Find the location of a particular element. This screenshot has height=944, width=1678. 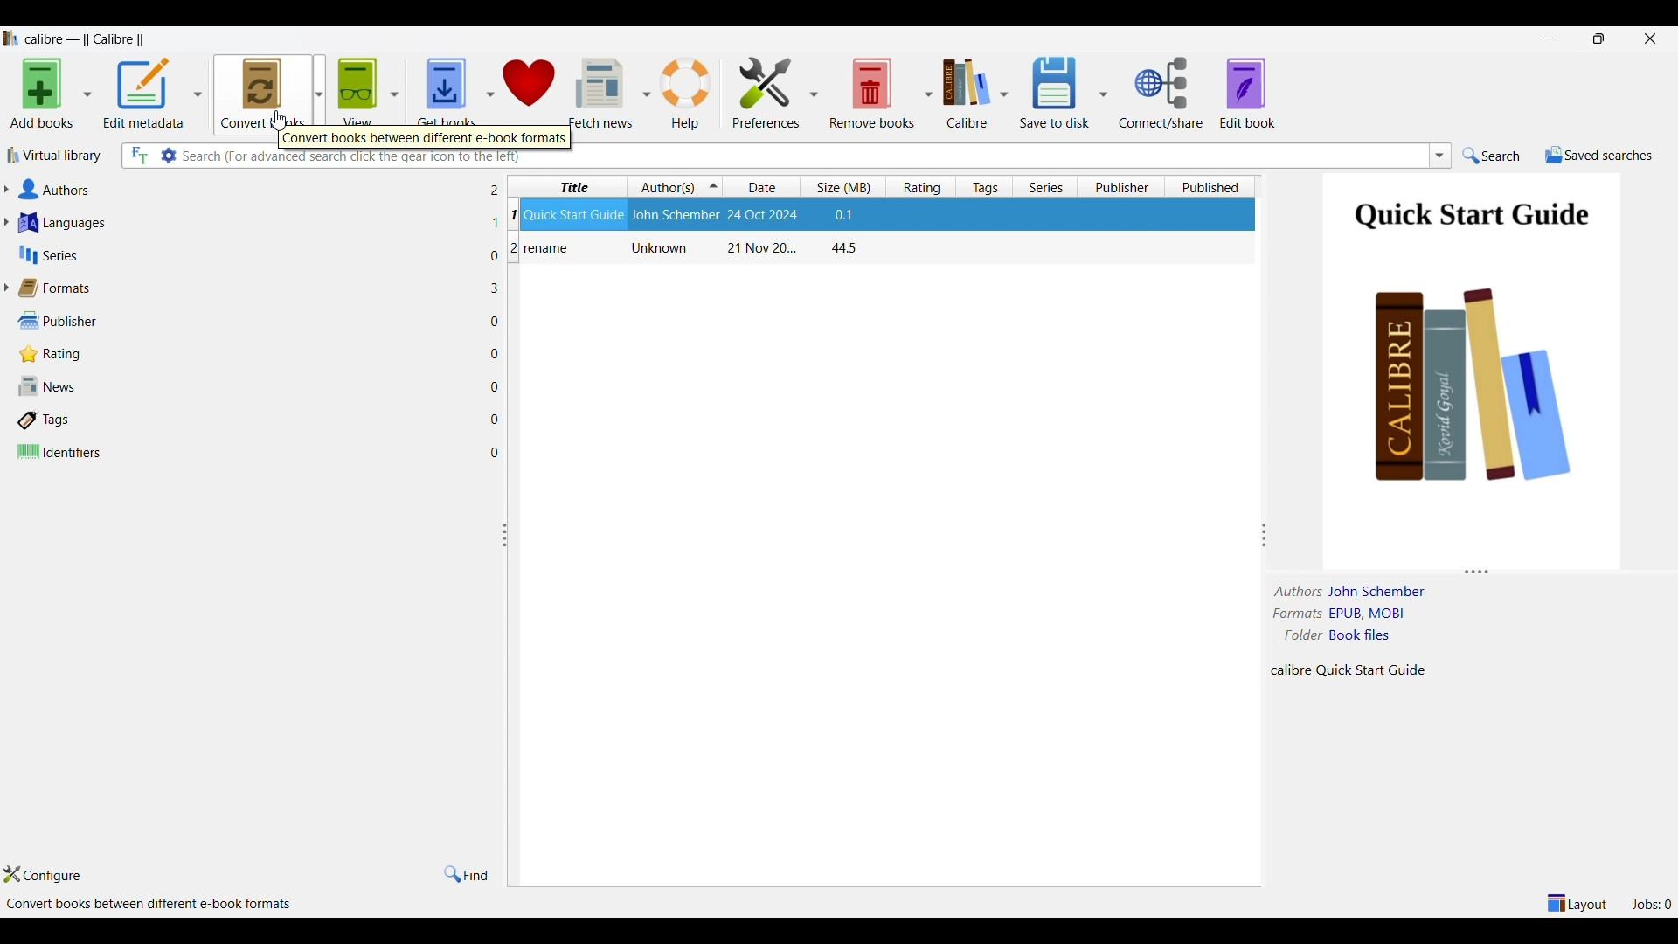

Virtual library is located at coordinates (54, 156).